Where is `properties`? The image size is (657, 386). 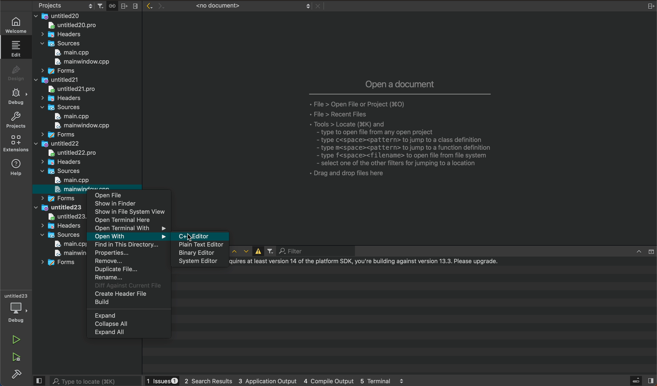
properties is located at coordinates (129, 253).